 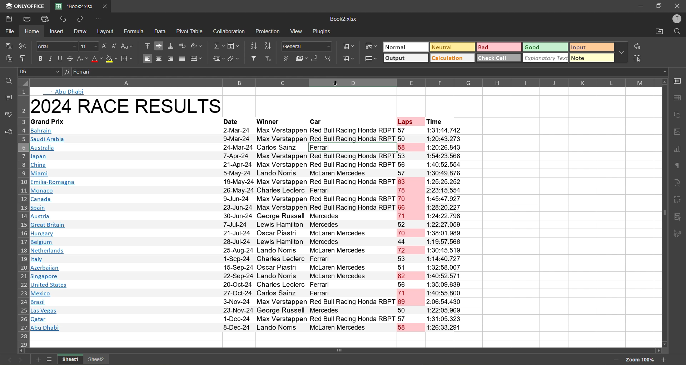 What do you see at coordinates (247, 156) in the screenshot?
I see `Japan 7-Apr-24 Max Verstappen Red Bull Racing Honda RBPT 53 1:54:23.566` at bounding box center [247, 156].